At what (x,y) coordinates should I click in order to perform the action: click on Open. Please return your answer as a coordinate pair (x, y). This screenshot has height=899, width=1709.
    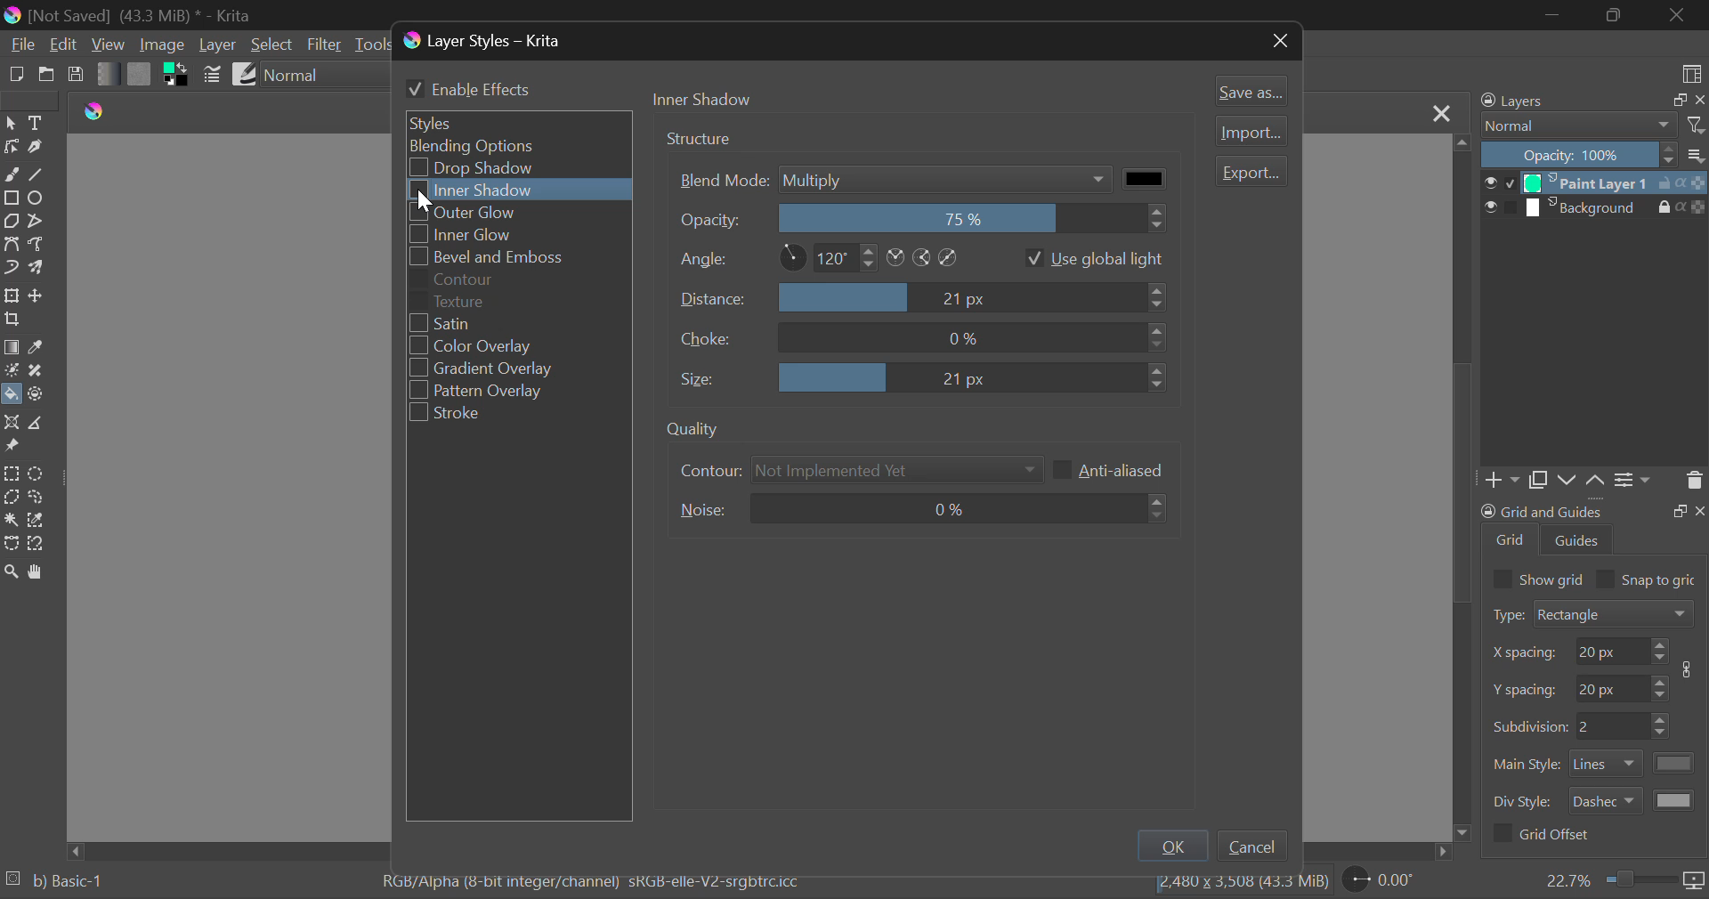
    Looking at the image, I should click on (48, 73).